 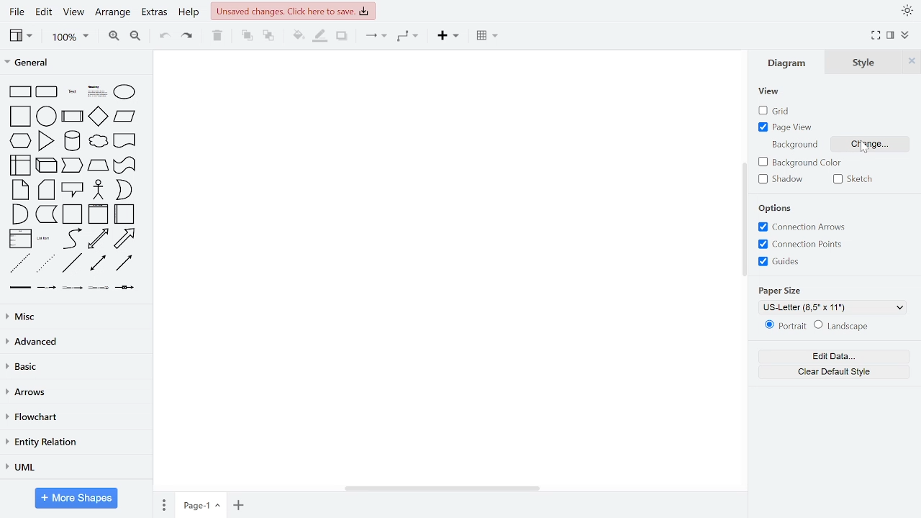 I want to click on zoom in, so click(x=113, y=37).